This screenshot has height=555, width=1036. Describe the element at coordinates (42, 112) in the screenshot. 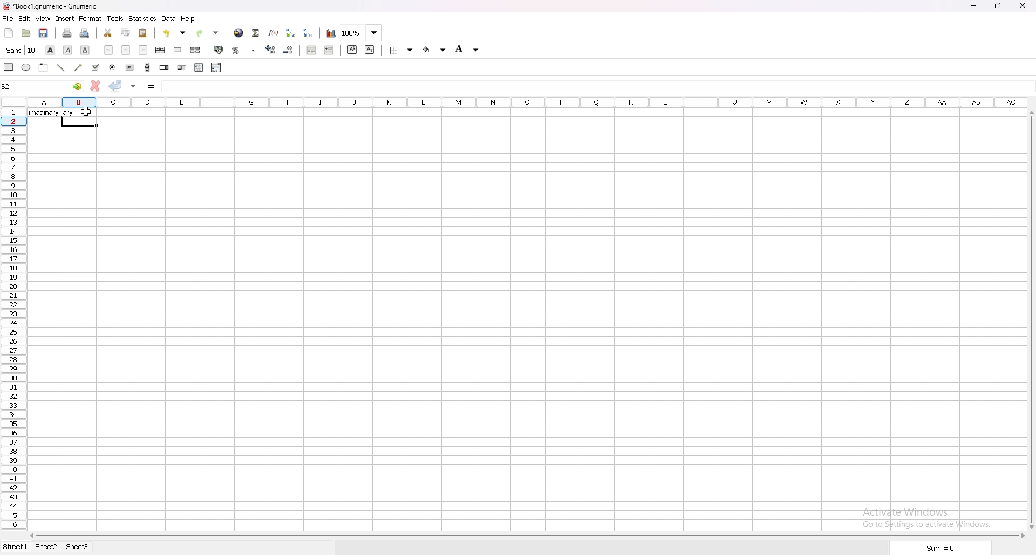

I see `word` at that location.